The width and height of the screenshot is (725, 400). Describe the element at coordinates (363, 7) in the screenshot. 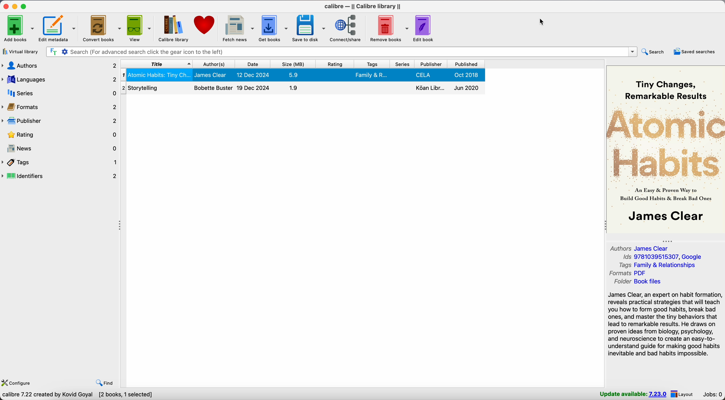

I see `Calibre - || Calibre library ||` at that location.